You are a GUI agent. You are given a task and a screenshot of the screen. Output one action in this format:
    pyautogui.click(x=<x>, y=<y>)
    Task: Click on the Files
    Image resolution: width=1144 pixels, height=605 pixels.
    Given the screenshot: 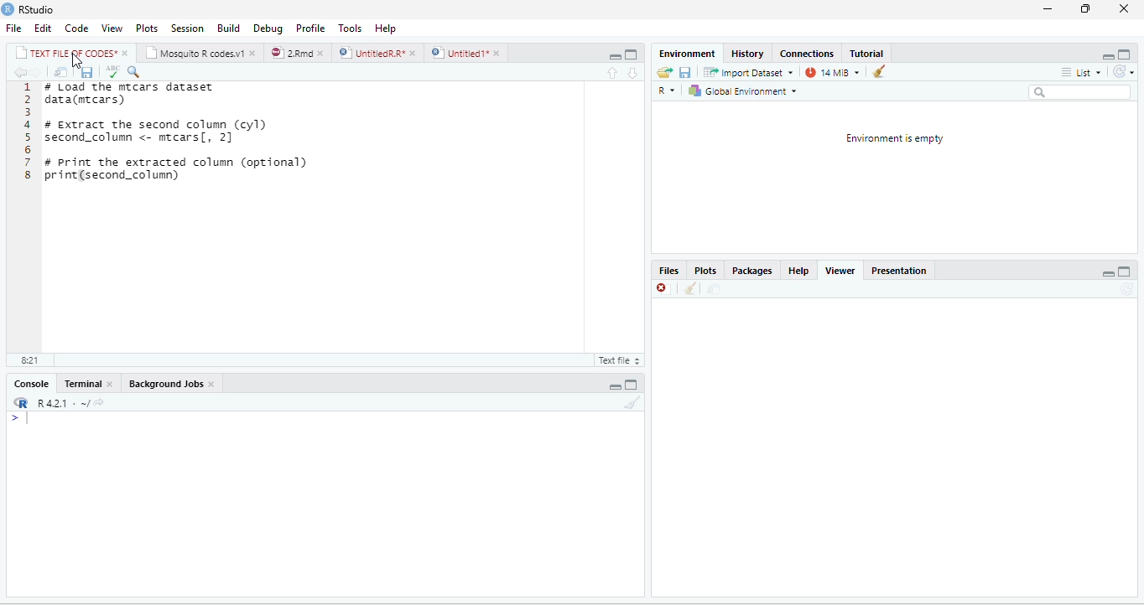 What is the action you would take?
    pyautogui.click(x=669, y=271)
    